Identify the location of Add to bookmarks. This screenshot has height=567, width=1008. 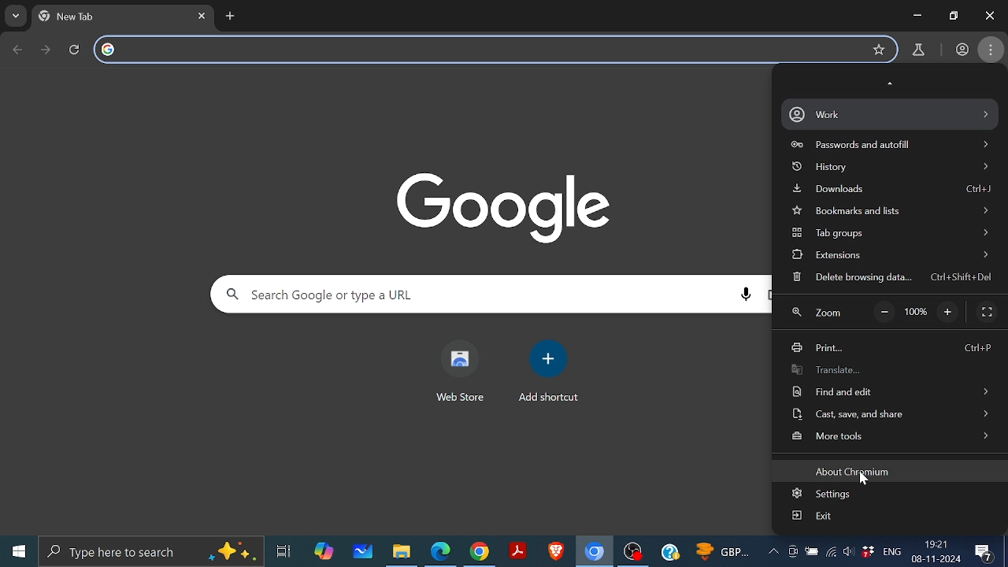
(878, 50).